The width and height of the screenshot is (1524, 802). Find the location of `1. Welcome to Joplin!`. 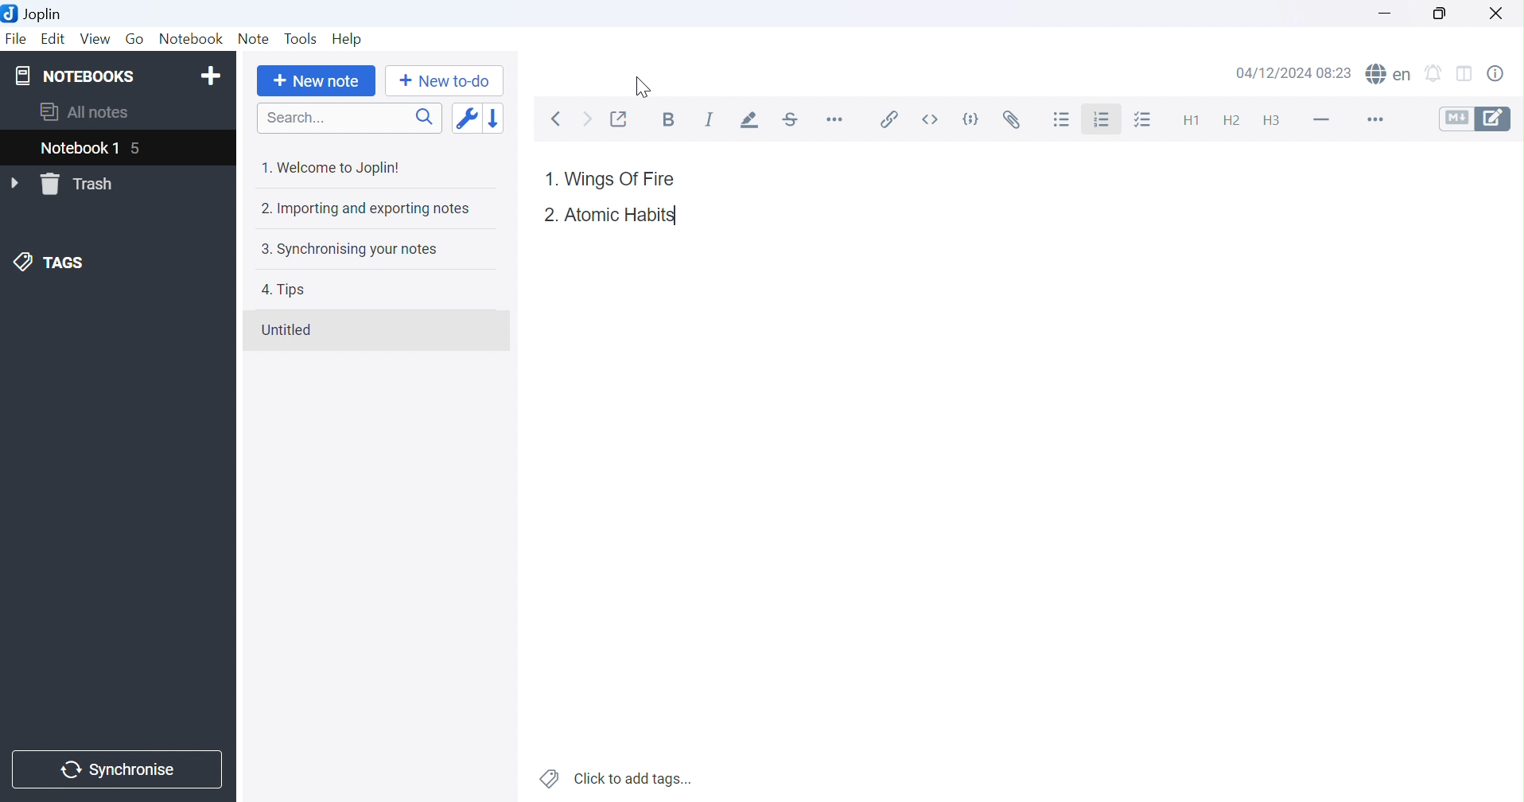

1. Welcome to Joplin! is located at coordinates (329, 167).